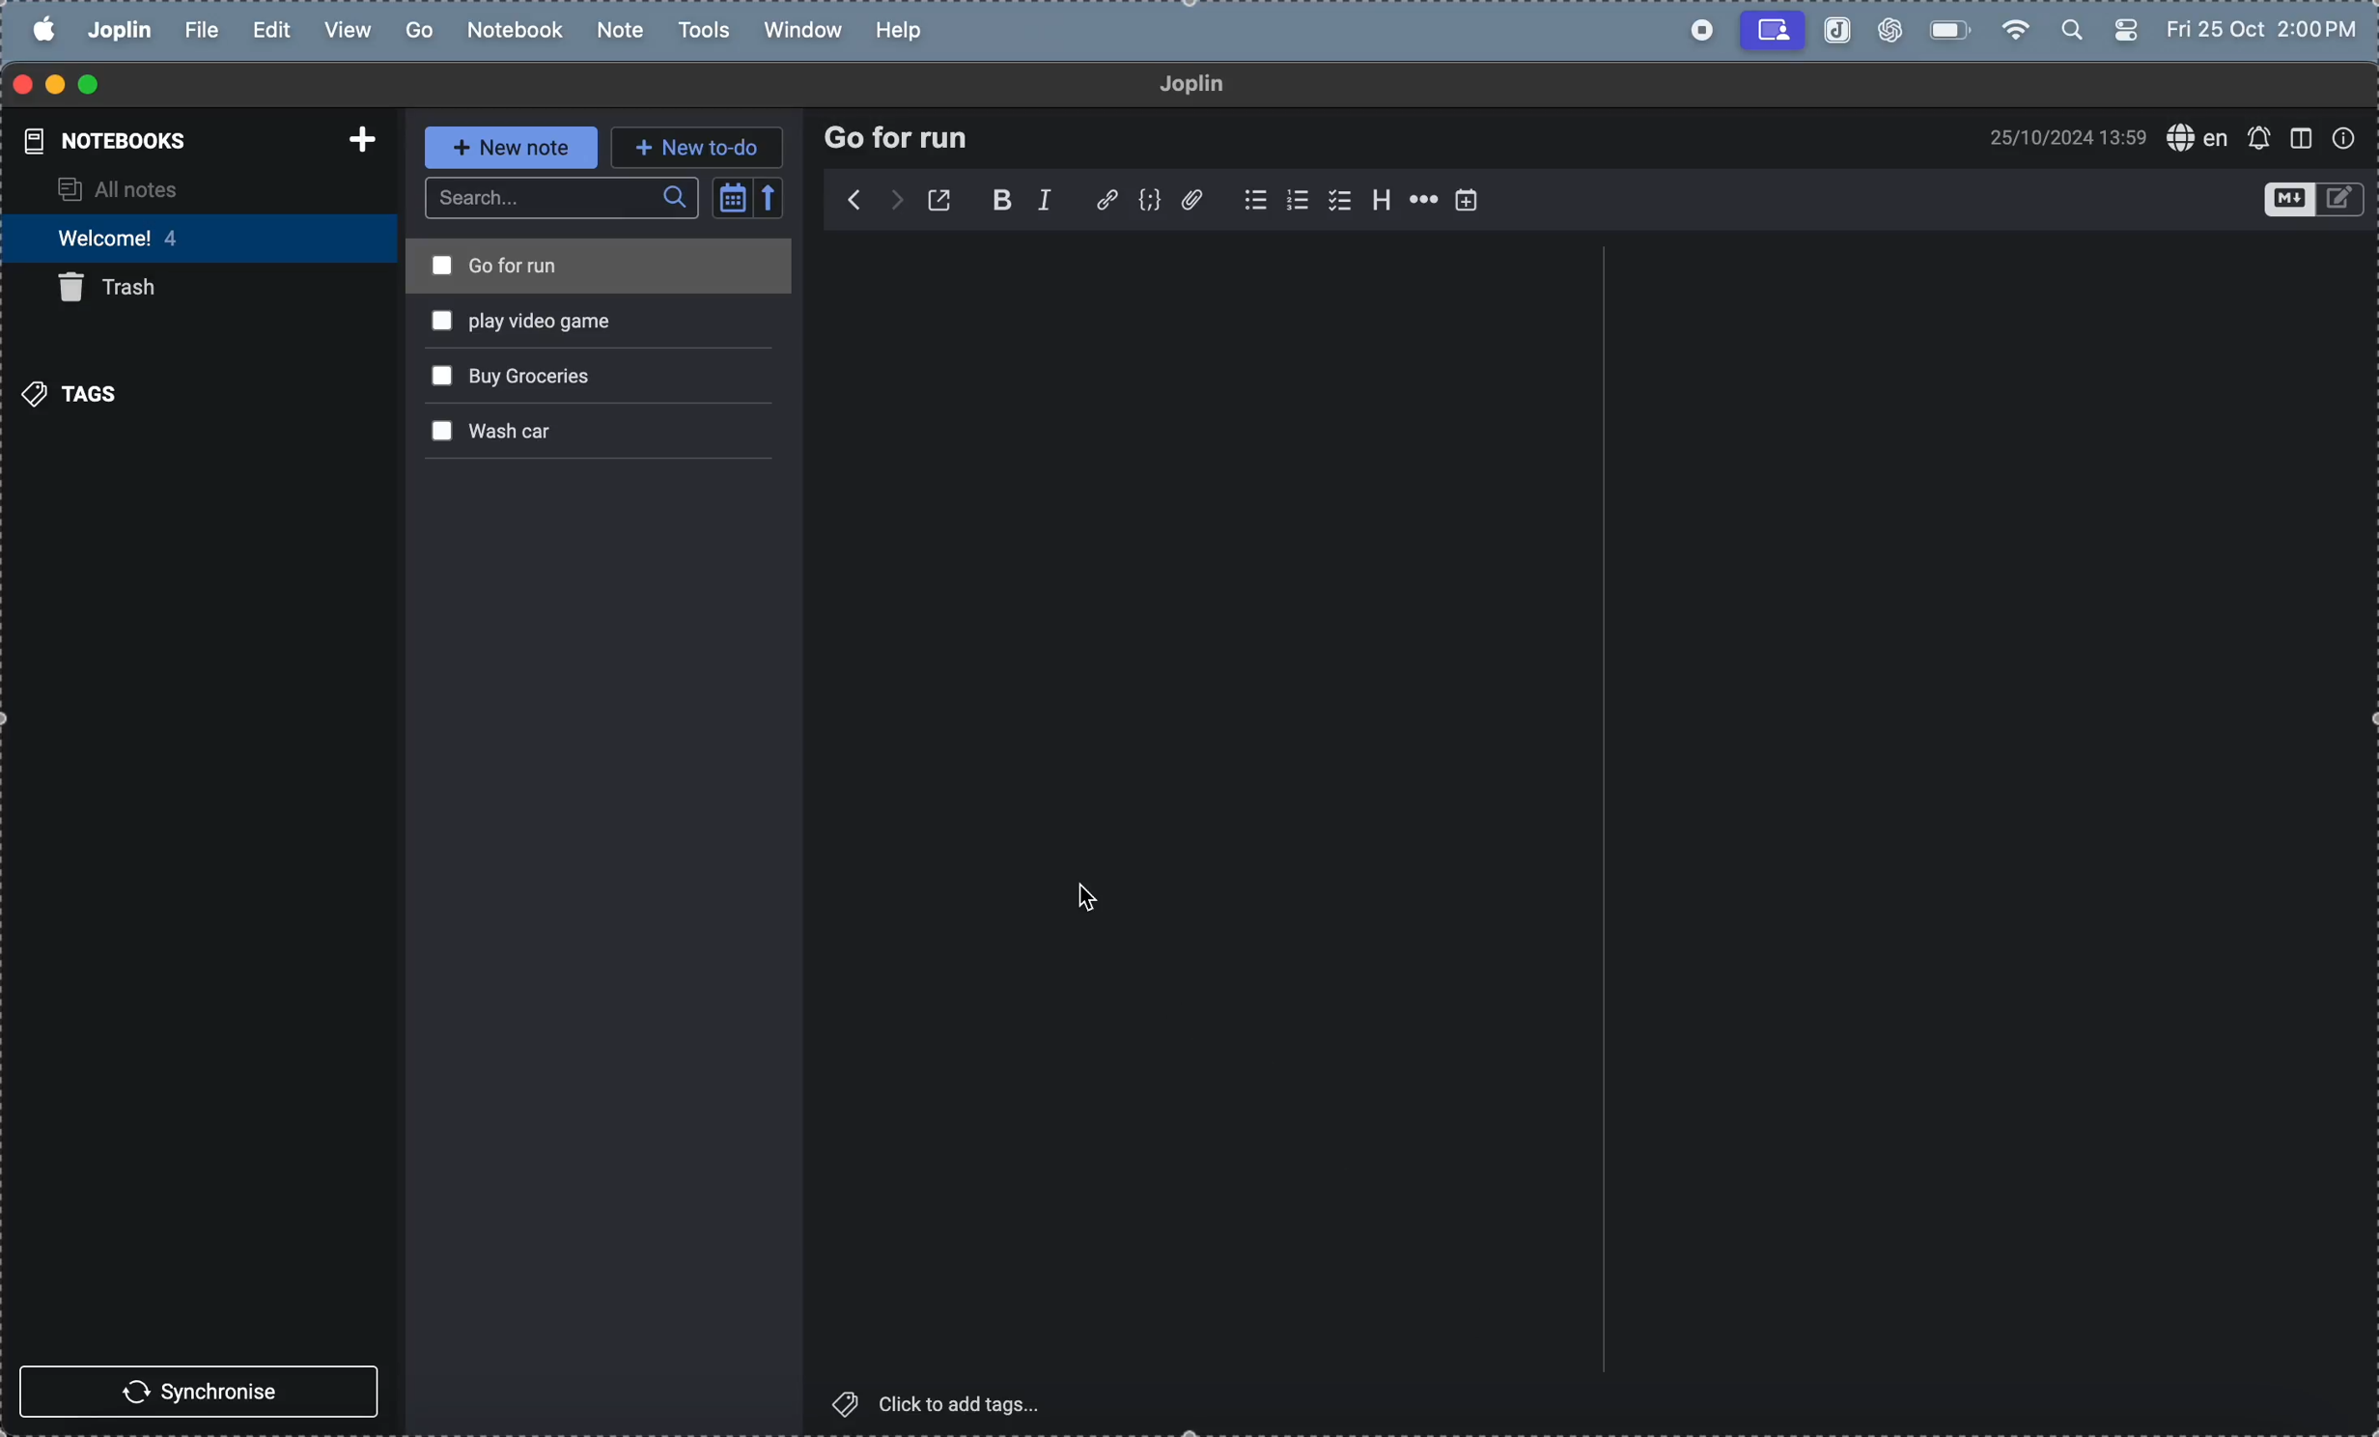  What do you see at coordinates (118, 28) in the screenshot?
I see `joplin menu` at bounding box center [118, 28].